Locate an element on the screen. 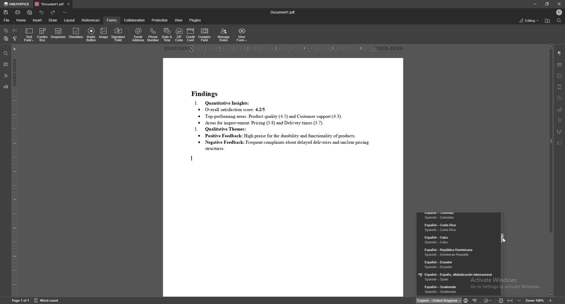 The height and width of the screenshot is (304, 565). dropdown is located at coordinates (58, 34).